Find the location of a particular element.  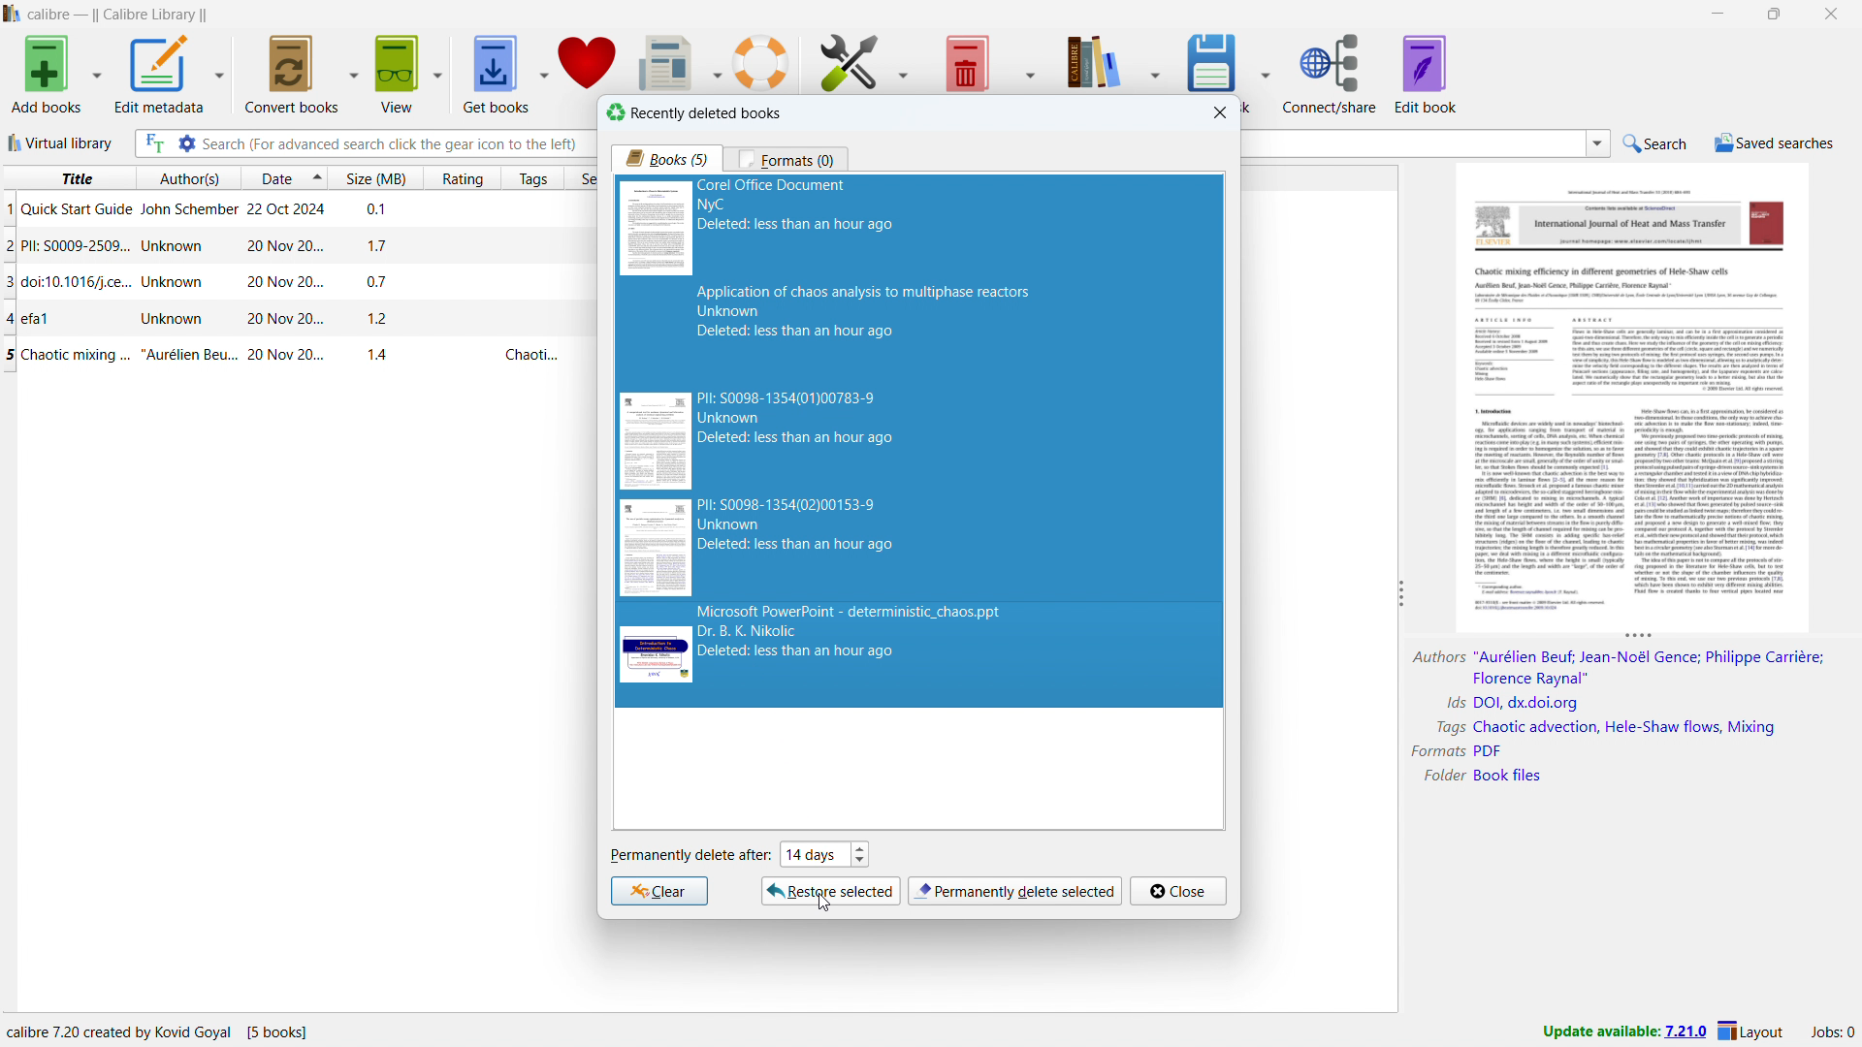

save to disk options is located at coordinates (1266, 71).